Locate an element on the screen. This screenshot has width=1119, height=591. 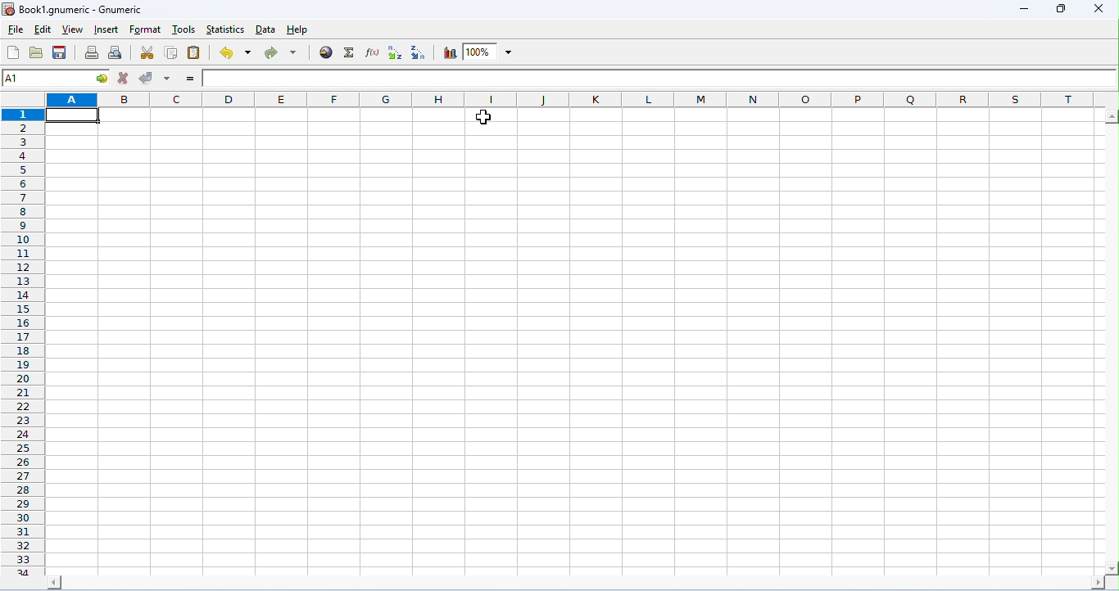
cursor is located at coordinates (482, 118).